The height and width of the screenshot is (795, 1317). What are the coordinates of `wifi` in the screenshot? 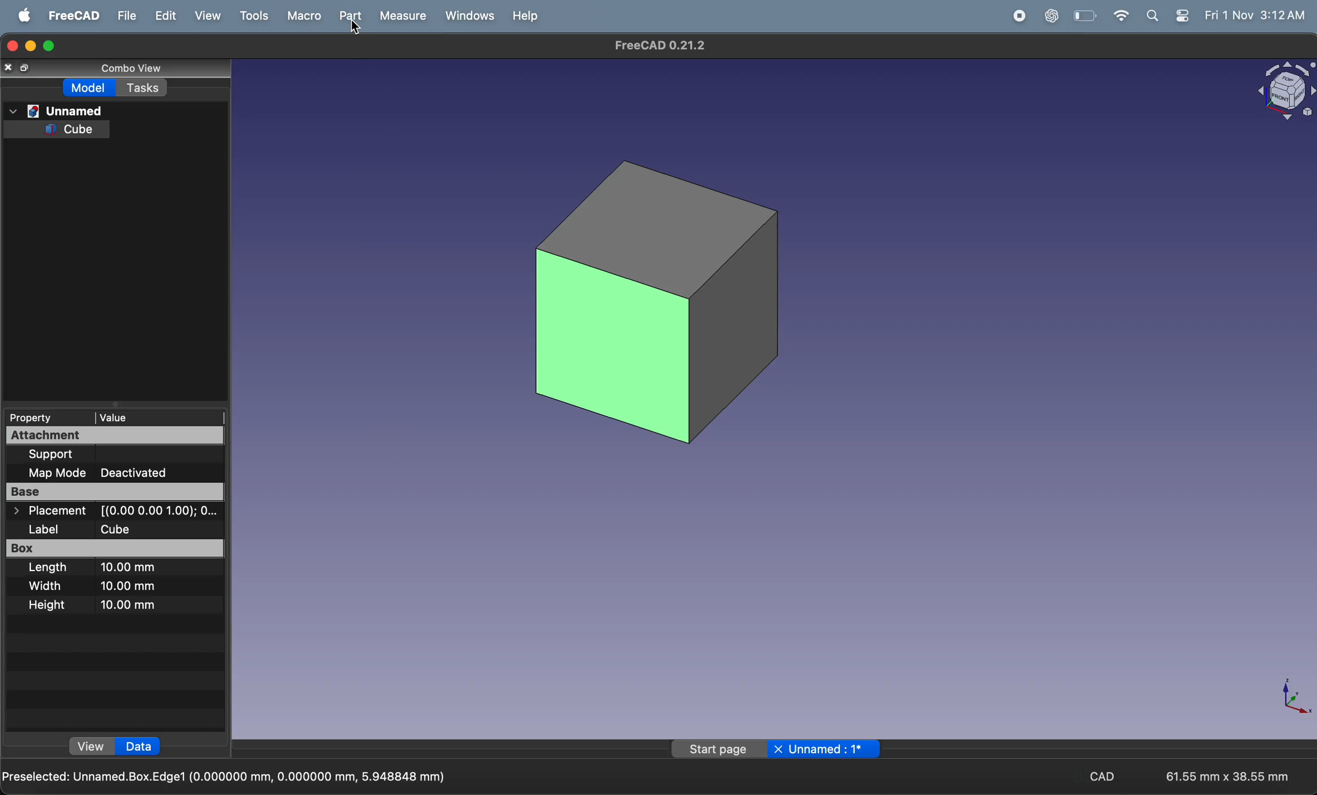 It's located at (1117, 15).